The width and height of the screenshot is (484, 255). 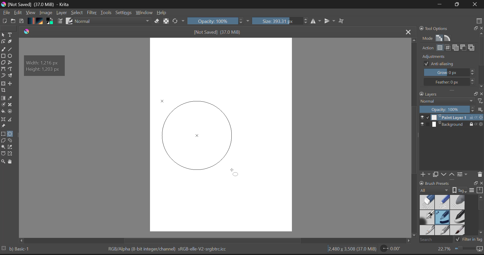 What do you see at coordinates (18, 13) in the screenshot?
I see `Edit` at bounding box center [18, 13].